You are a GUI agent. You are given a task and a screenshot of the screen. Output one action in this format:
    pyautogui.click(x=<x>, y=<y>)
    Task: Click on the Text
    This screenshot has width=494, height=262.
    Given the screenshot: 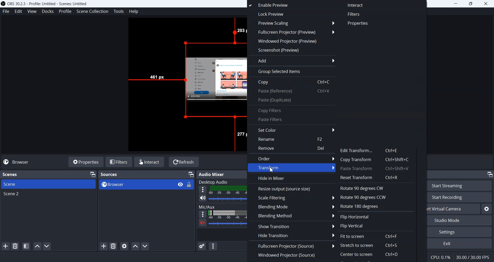 What is the action you would take?
    pyautogui.click(x=115, y=174)
    